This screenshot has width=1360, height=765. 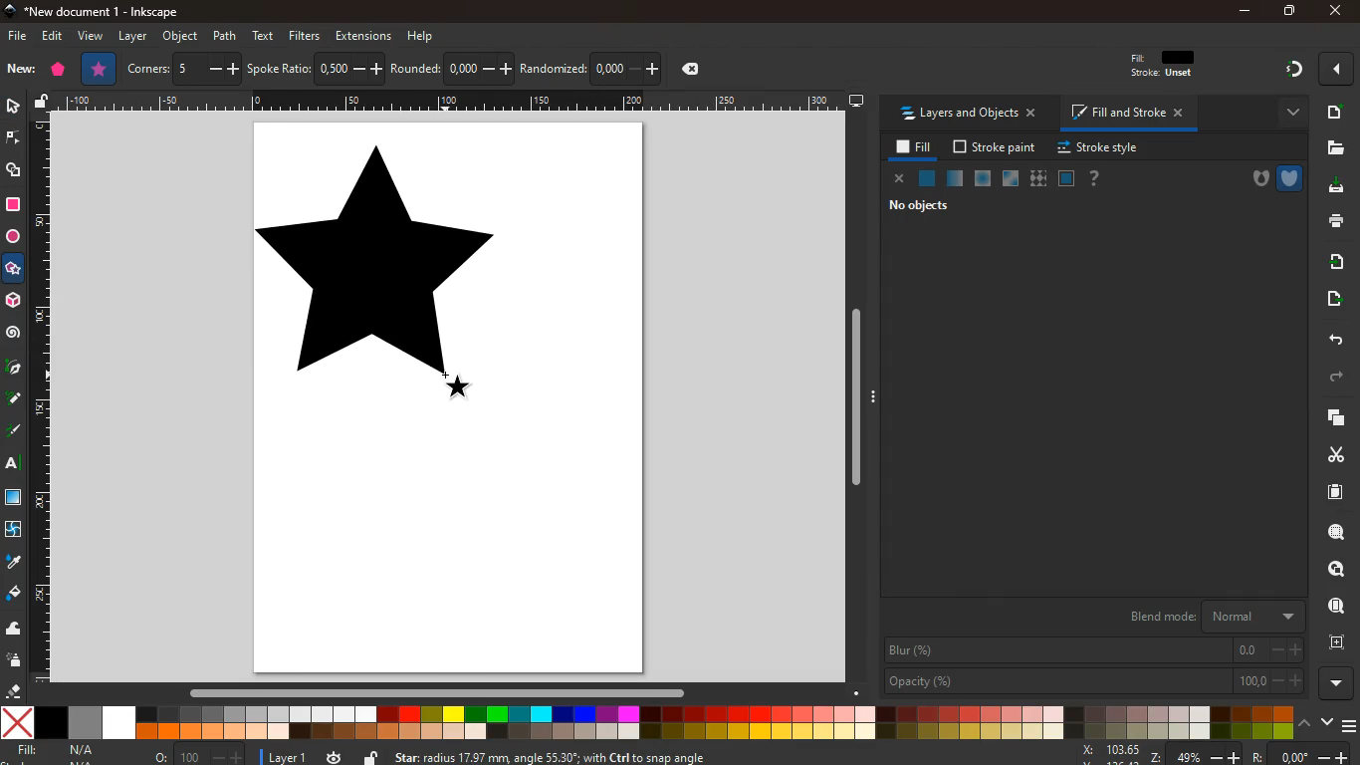 What do you see at coordinates (996, 145) in the screenshot?
I see `stroke paint` at bounding box center [996, 145].